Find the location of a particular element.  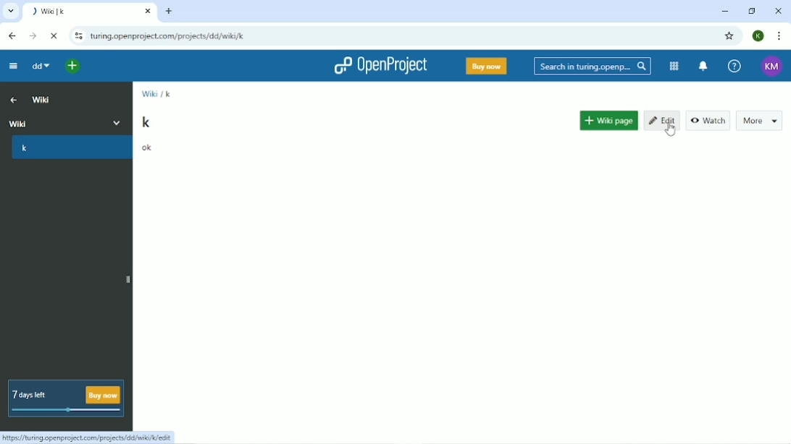

Reload this page is located at coordinates (55, 35).